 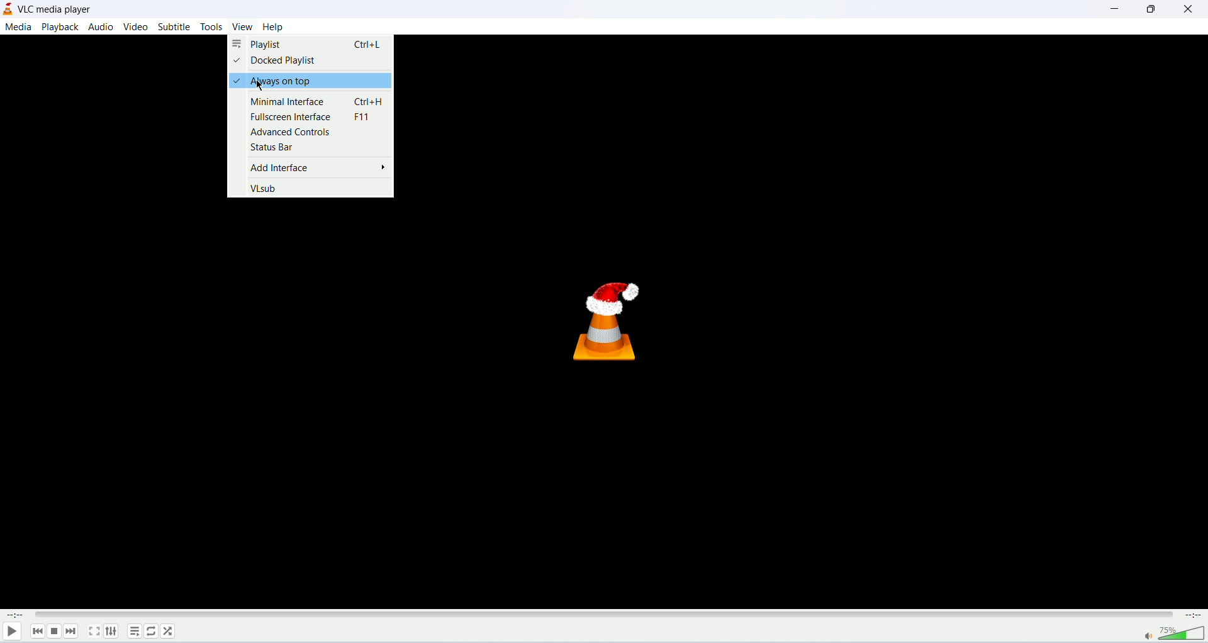 What do you see at coordinates (311, 82) in the screenshot?
I see `always on top` at bounding box center [311, 82].